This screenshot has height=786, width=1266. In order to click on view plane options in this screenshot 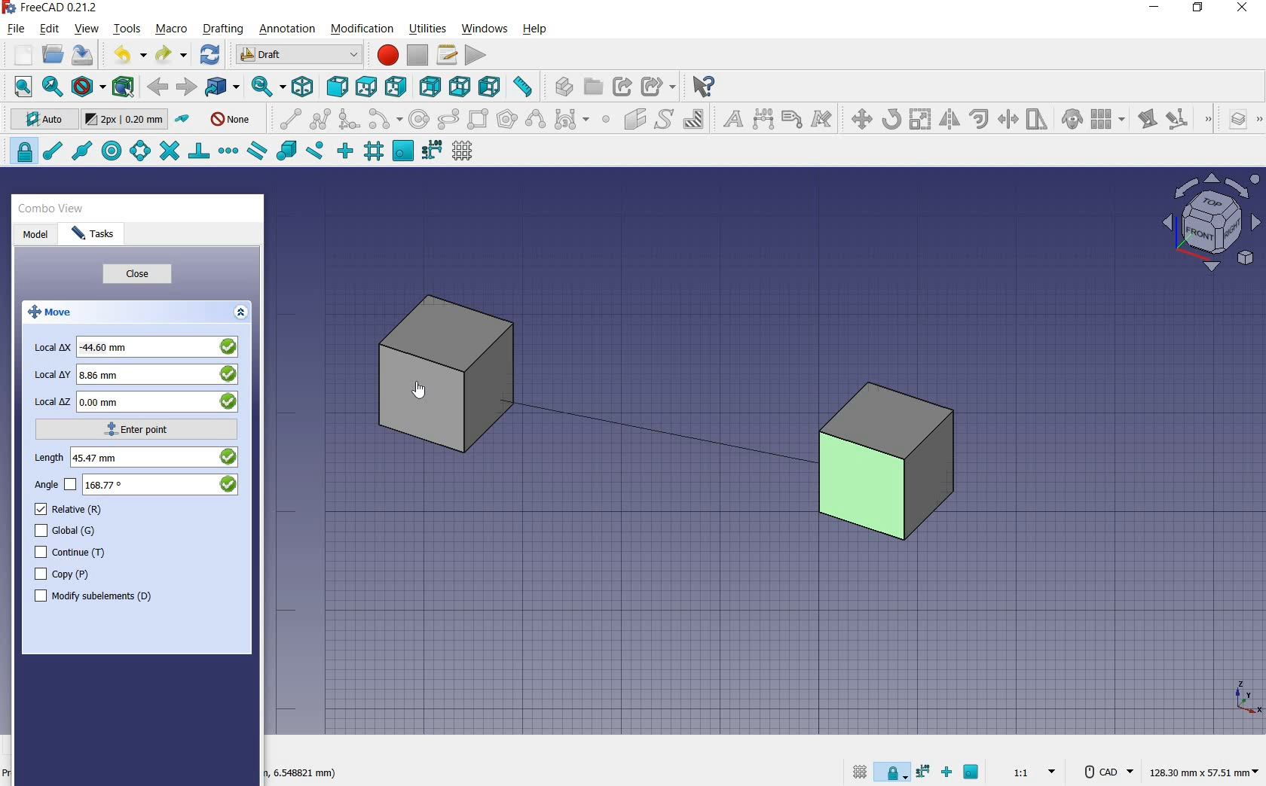, I will do `click(1210, 222)`.